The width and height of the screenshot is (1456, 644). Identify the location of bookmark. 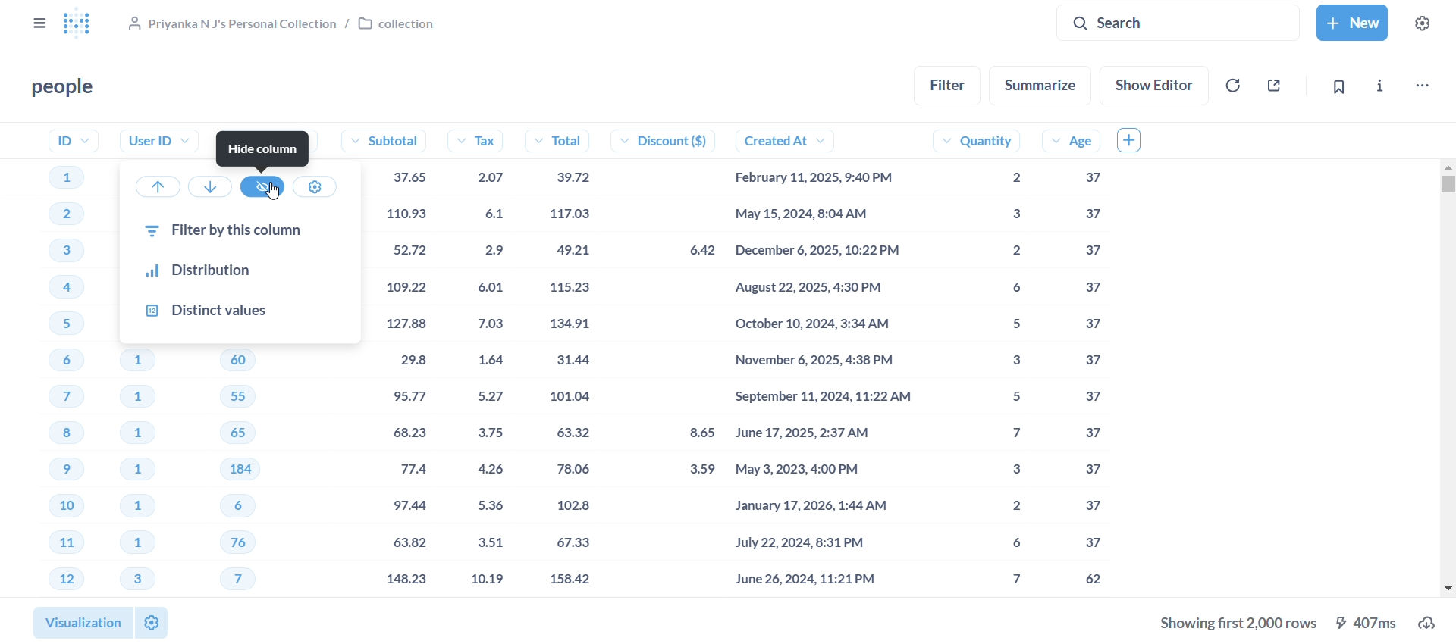
(1341, 86).